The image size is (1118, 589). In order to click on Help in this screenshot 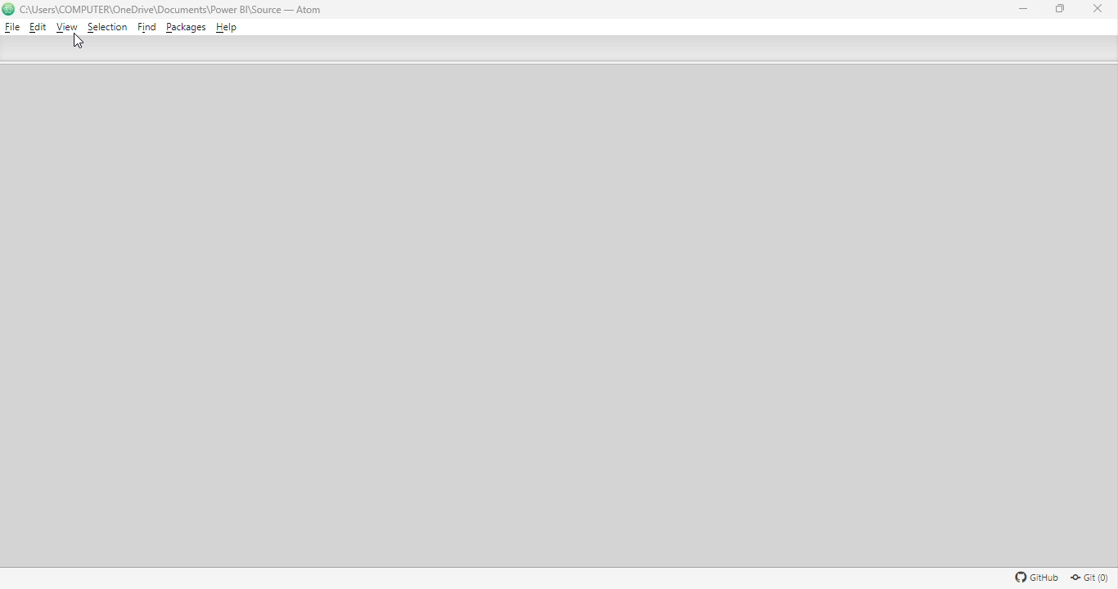, I will do `click(228, 28)`.